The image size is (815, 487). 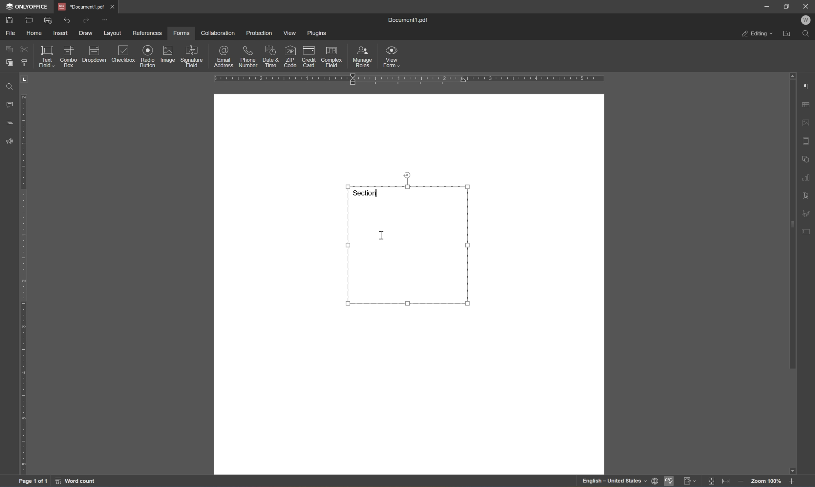 I want to click on undo, so click(x=68, y=19).